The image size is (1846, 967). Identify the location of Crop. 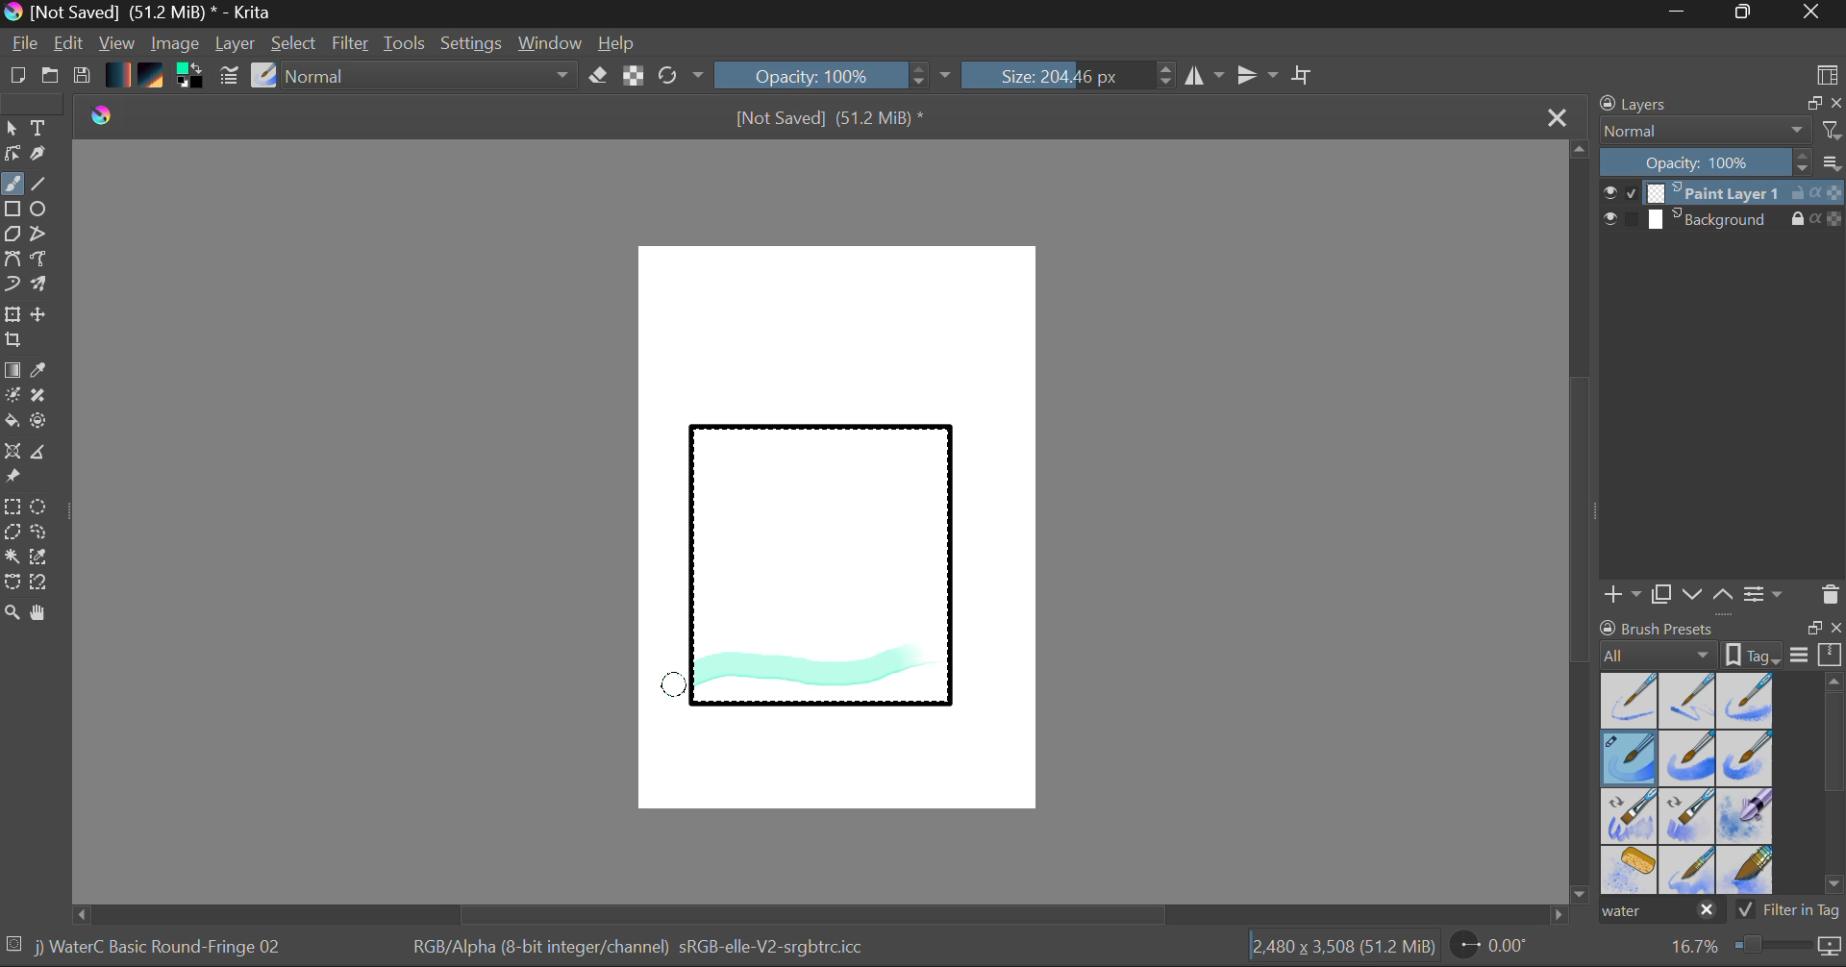
(15, 340).